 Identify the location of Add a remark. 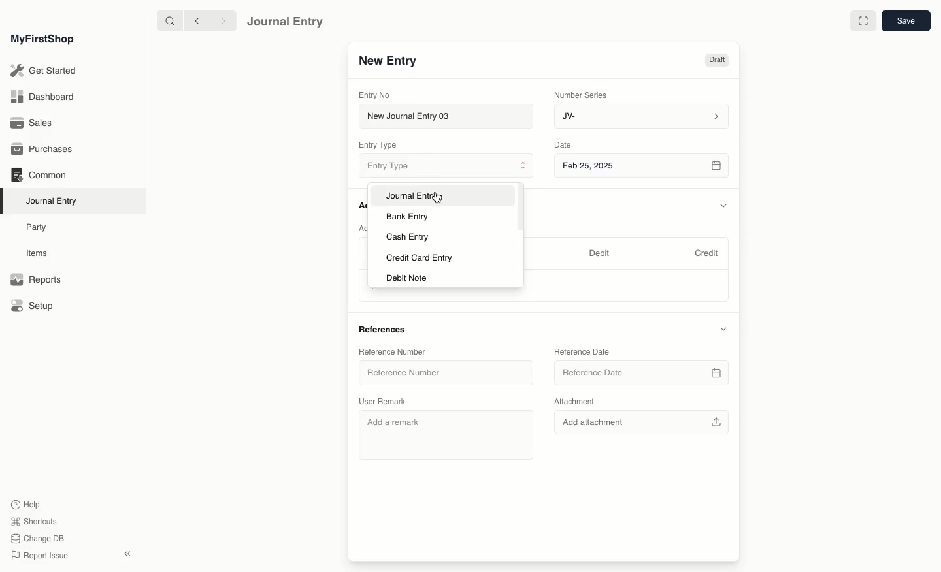
(444, 435).